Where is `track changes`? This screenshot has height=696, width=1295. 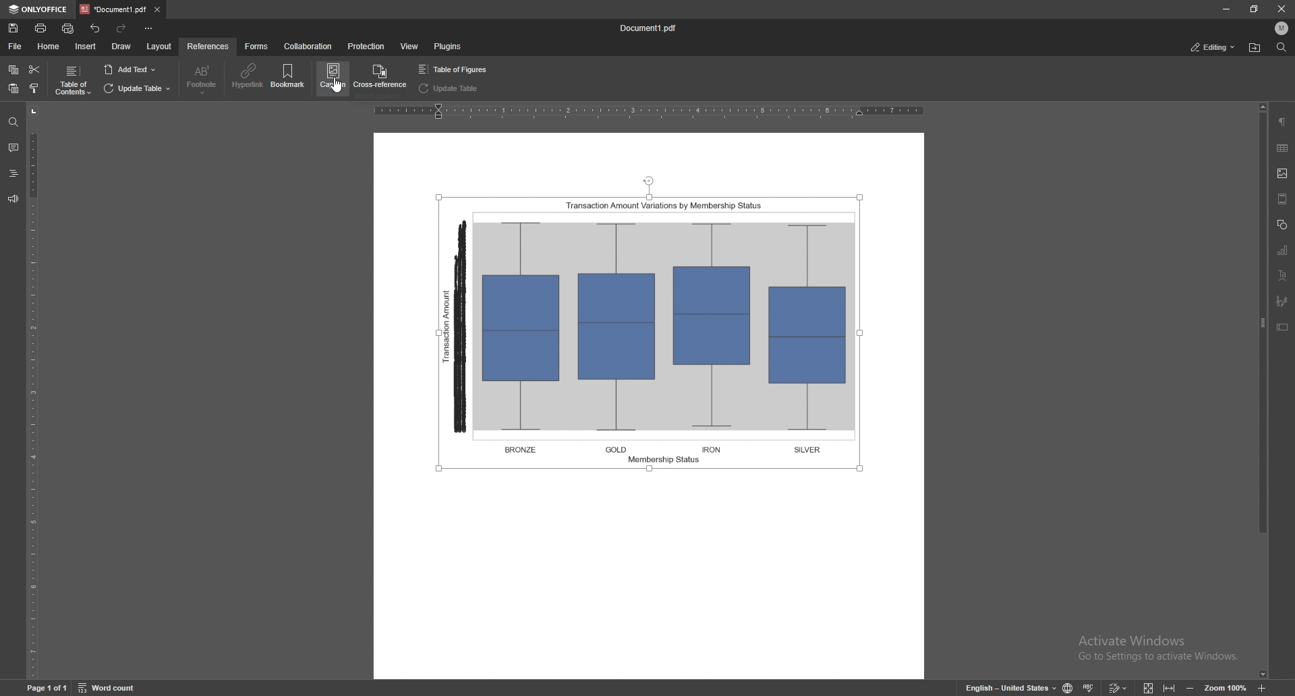
track changes is located at coordinates (1118, 687).